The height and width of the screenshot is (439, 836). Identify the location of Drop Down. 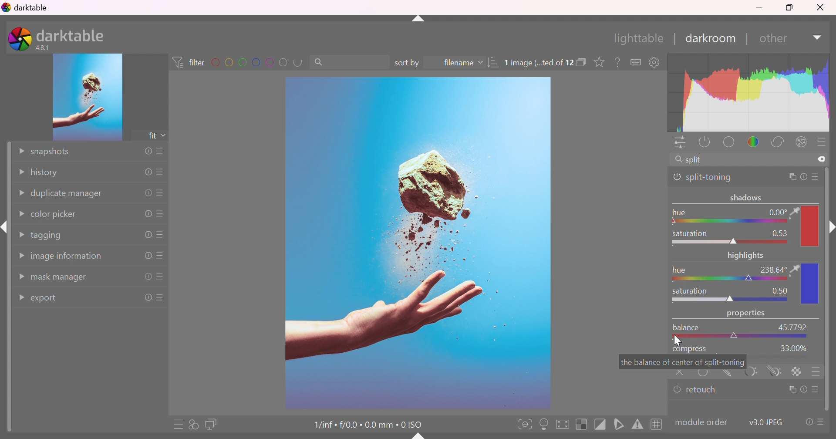
(20, 151).